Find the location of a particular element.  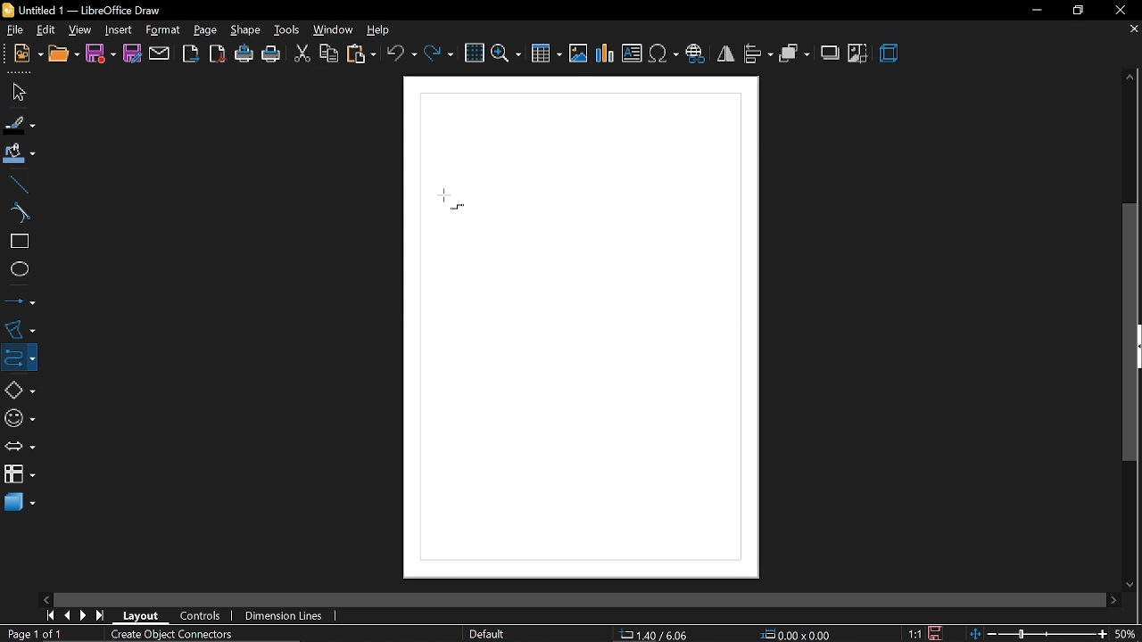

ellipse is located at coordinates (16, 267).